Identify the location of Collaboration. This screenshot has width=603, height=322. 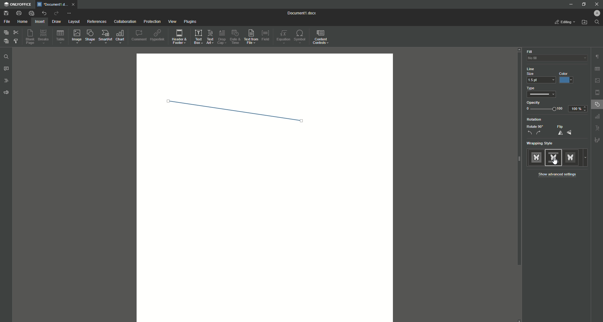
(126, 22).